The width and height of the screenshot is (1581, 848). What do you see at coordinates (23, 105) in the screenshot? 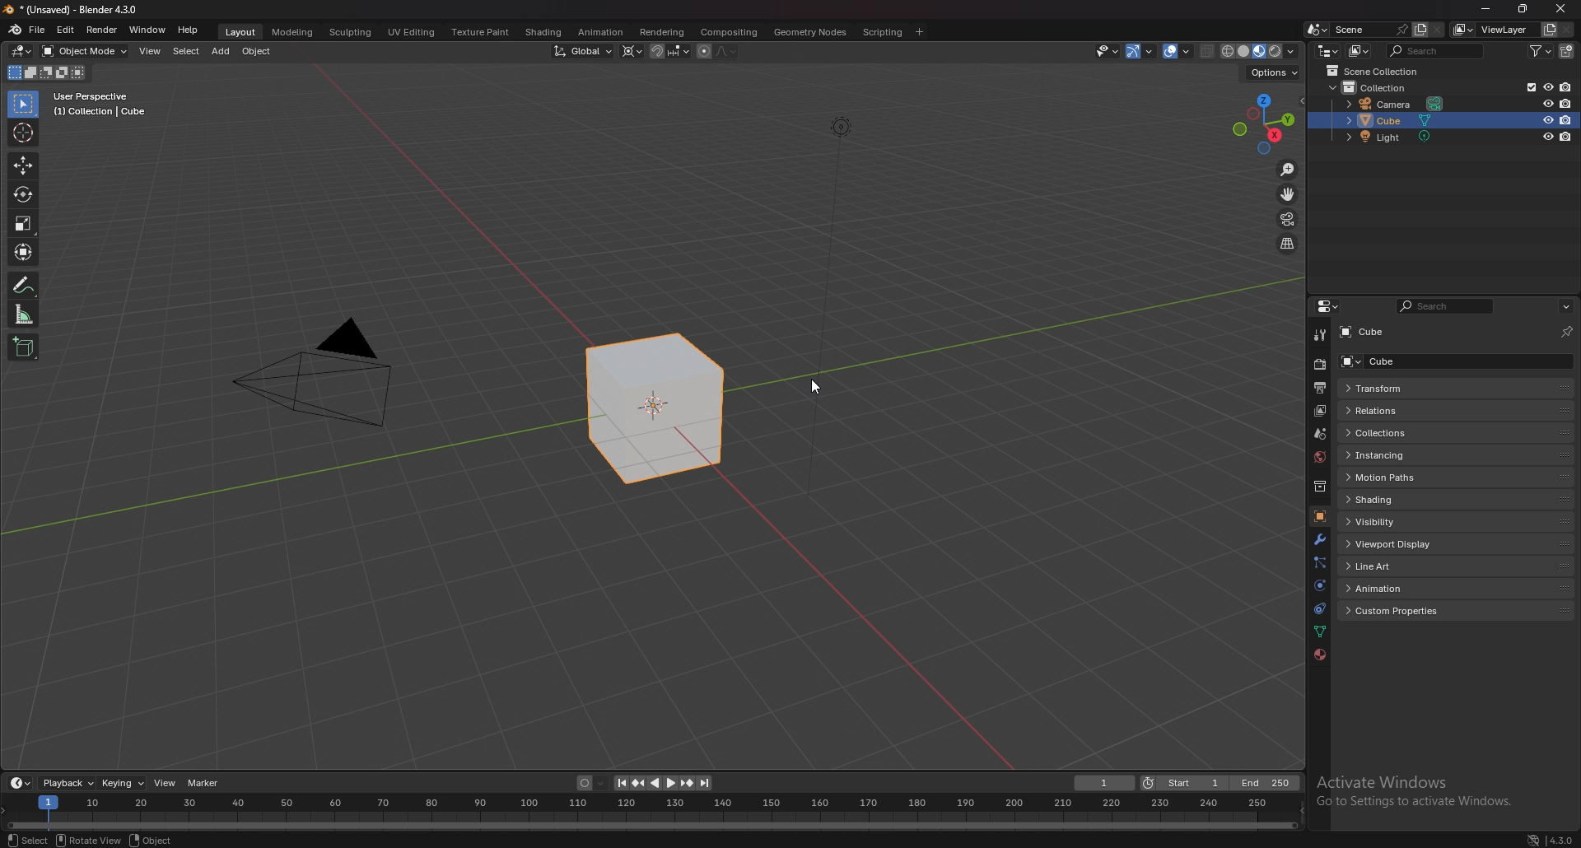
I see `selector` at bounding box center [23, 105].